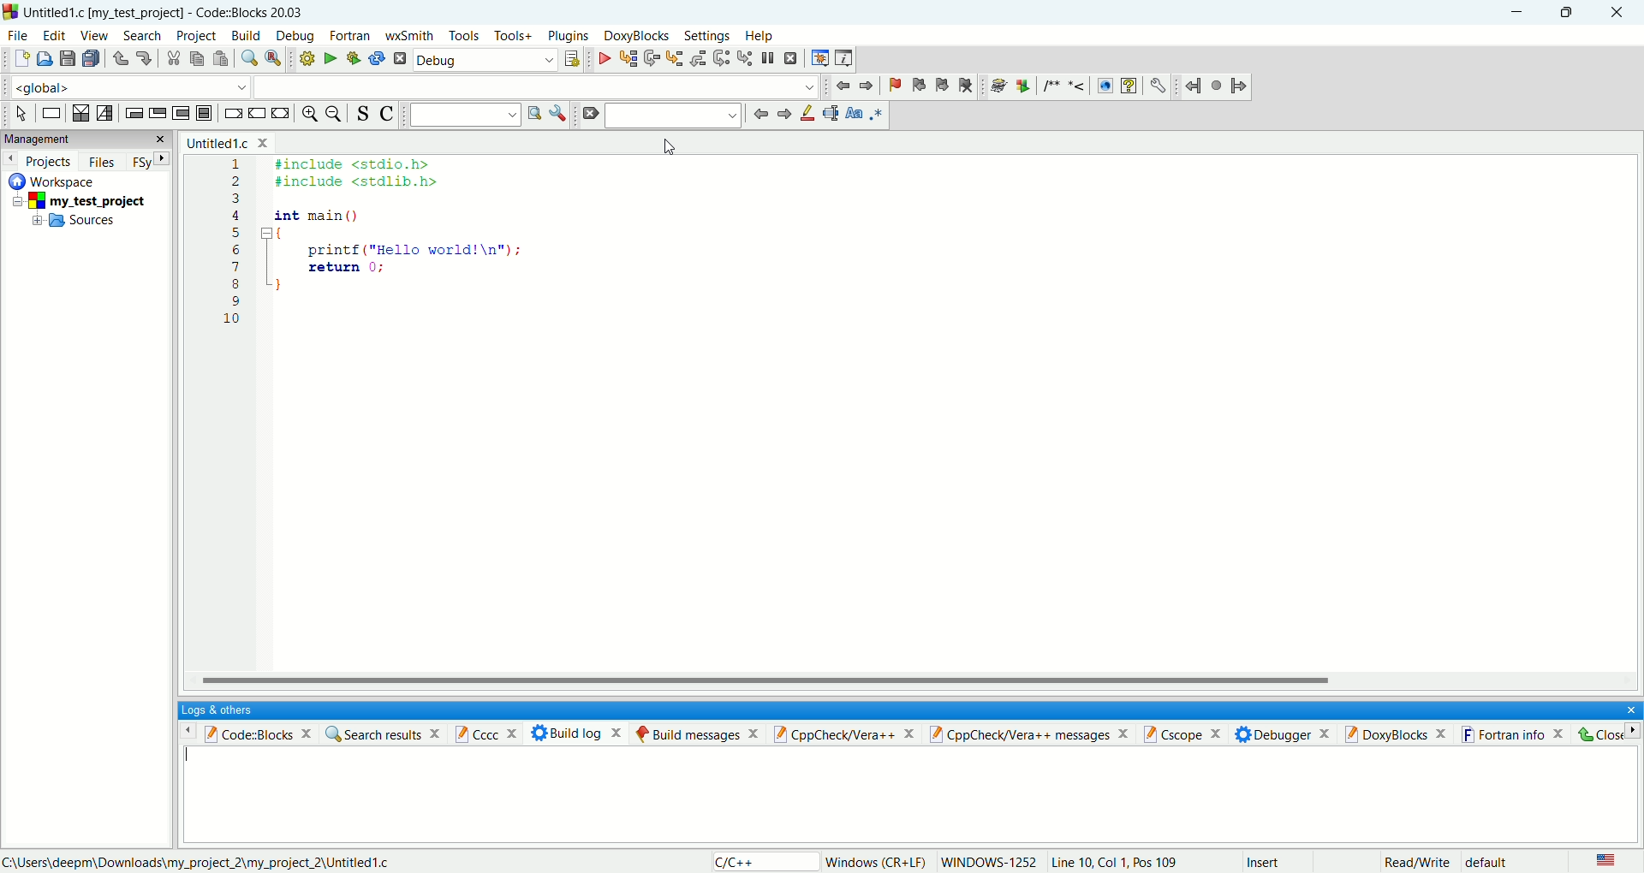  What do you see at coordinates (996, 86) in the screenshot?
I see `doxywizard` at bounding box center [996, 86].